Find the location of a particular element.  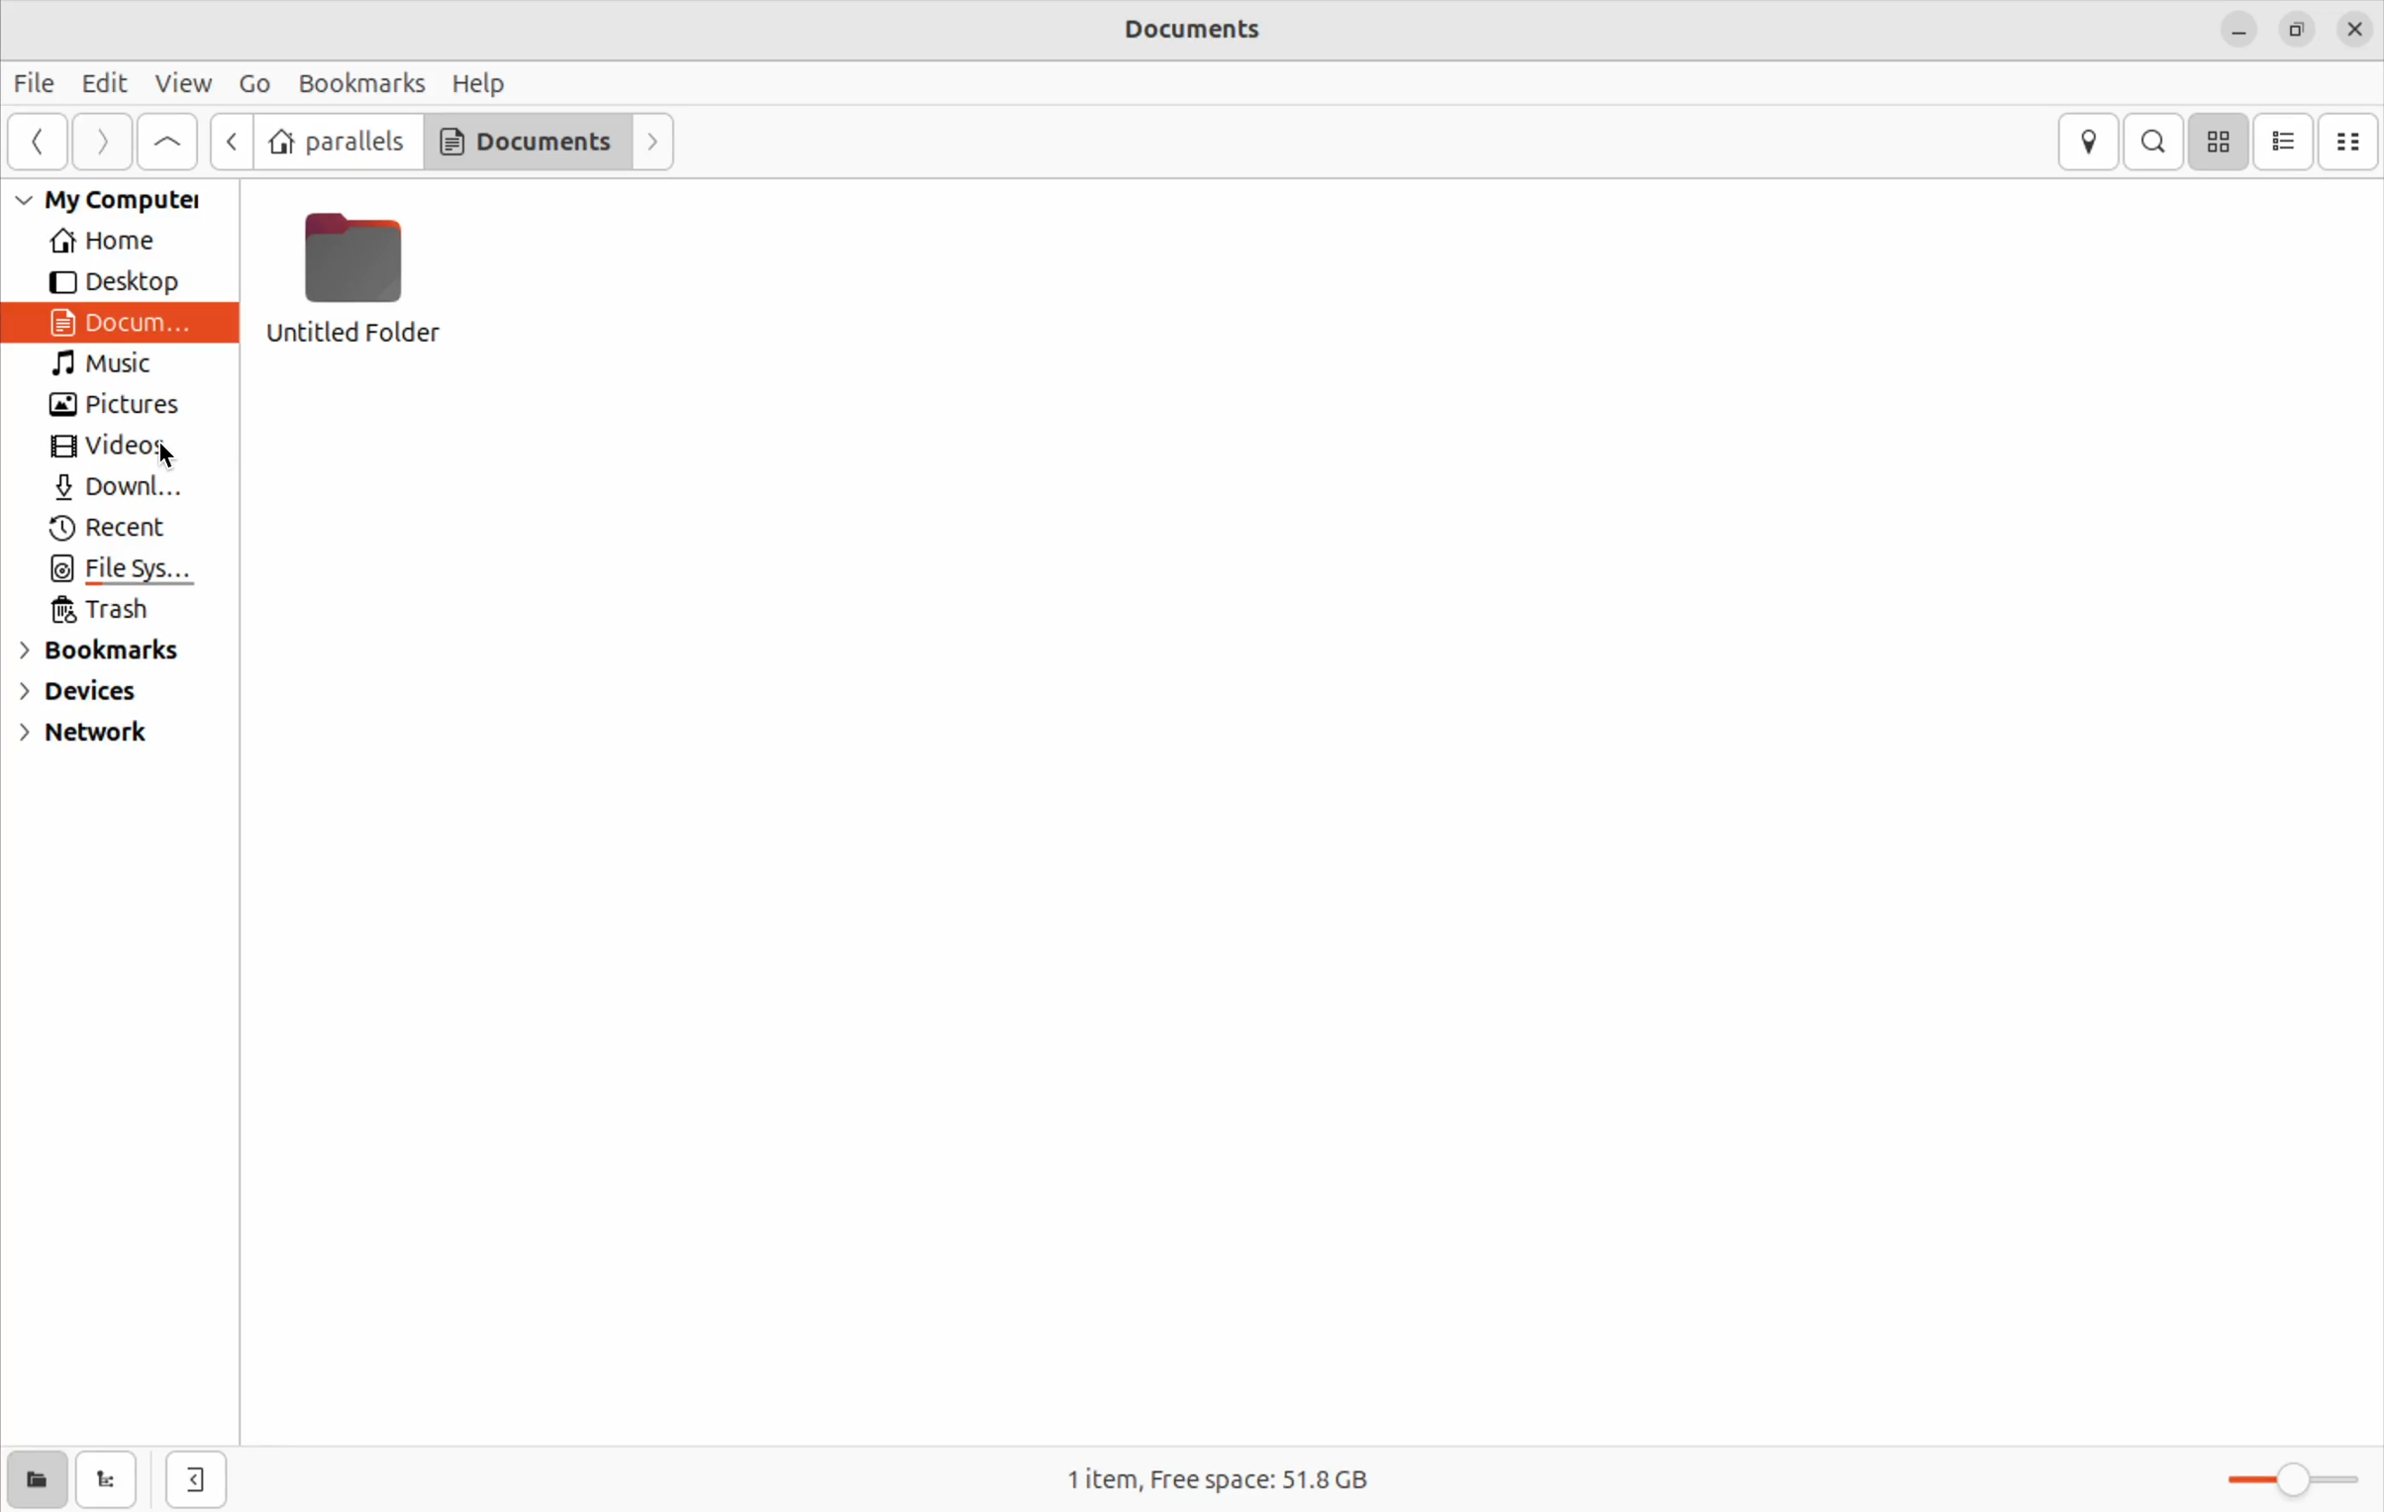

Documents is located at coordinates (1186, 32).